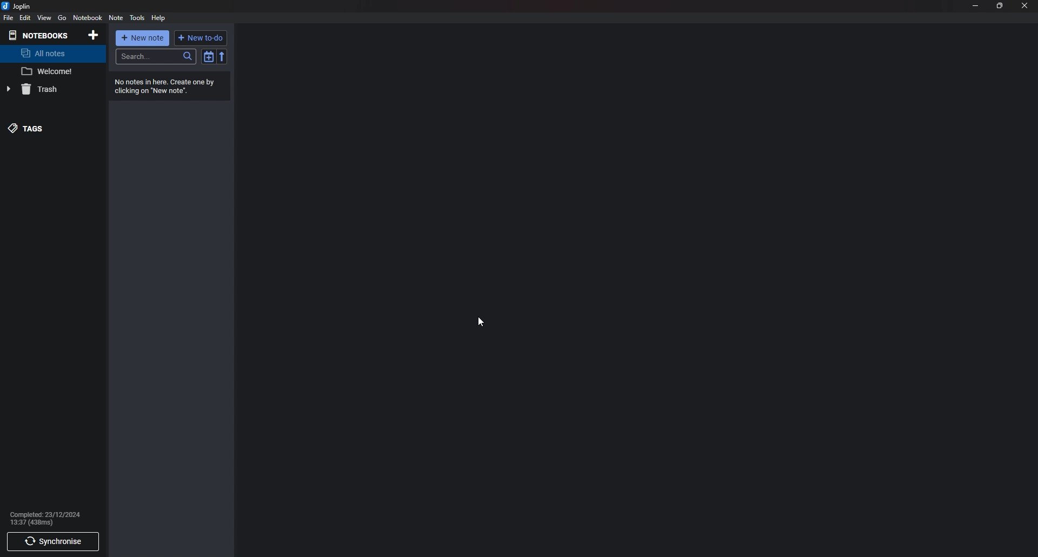  What do you see at coordinates (976, 5) in the screenshot?
I see `Minimize` at bounding box center [976, 5].